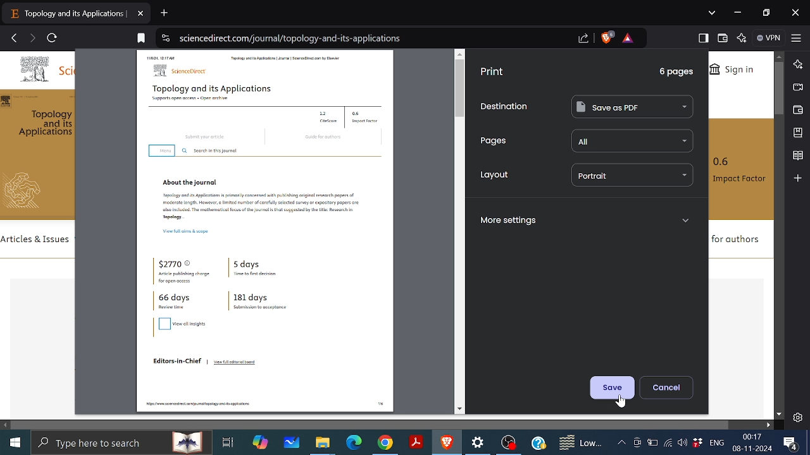 The height and width of the screenshot is (455, 810). I want to click on Meet now, so click(637, 442).